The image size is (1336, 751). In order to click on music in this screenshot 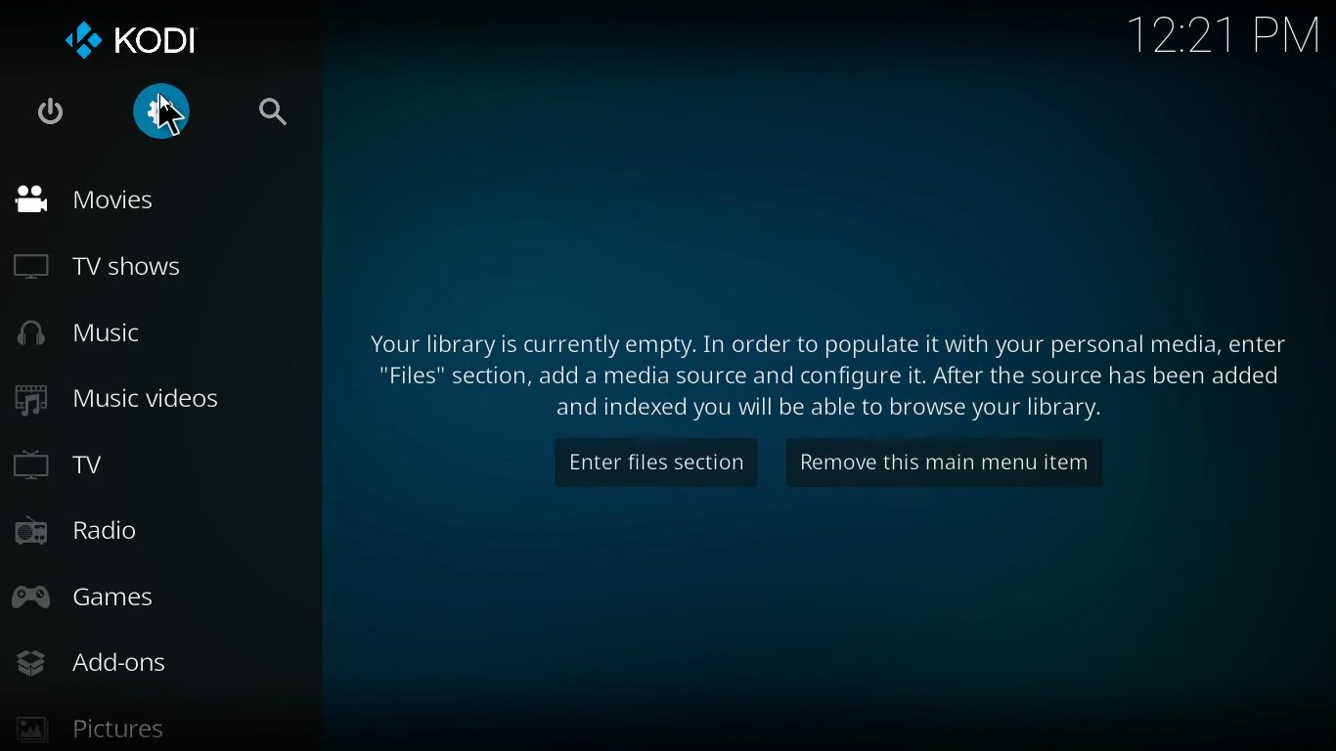, I will do `click(162, 337)`.